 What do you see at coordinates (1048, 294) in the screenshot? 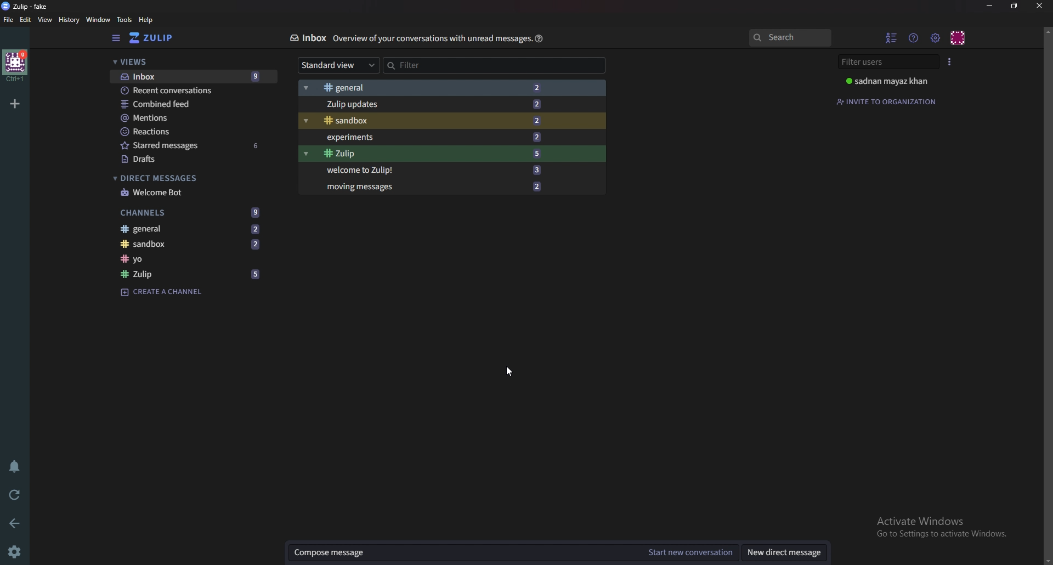
I see `Scroll bar` at bounding box center [1048, 294].